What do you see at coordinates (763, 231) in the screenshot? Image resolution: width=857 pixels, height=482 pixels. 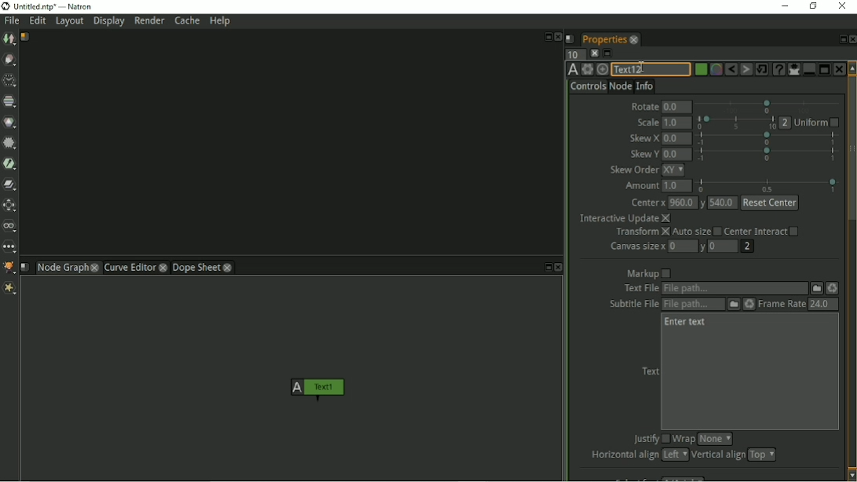 I see `Center Interact` at bounding box center [763, 231].